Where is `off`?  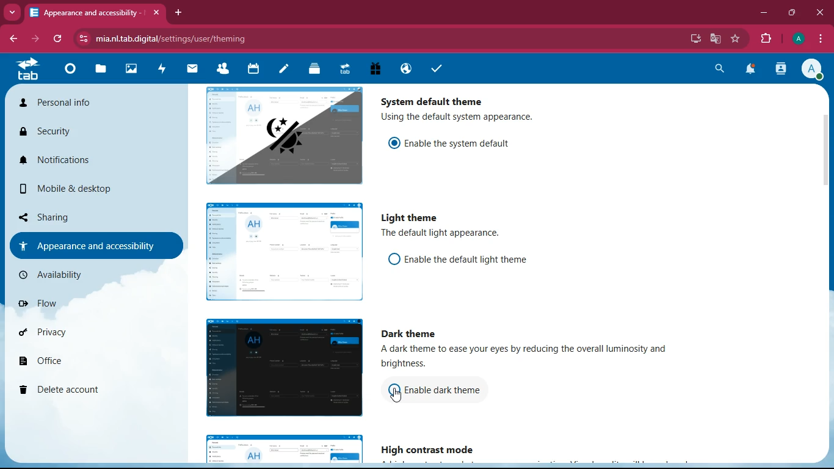 off is located at coordinates (394, 390).